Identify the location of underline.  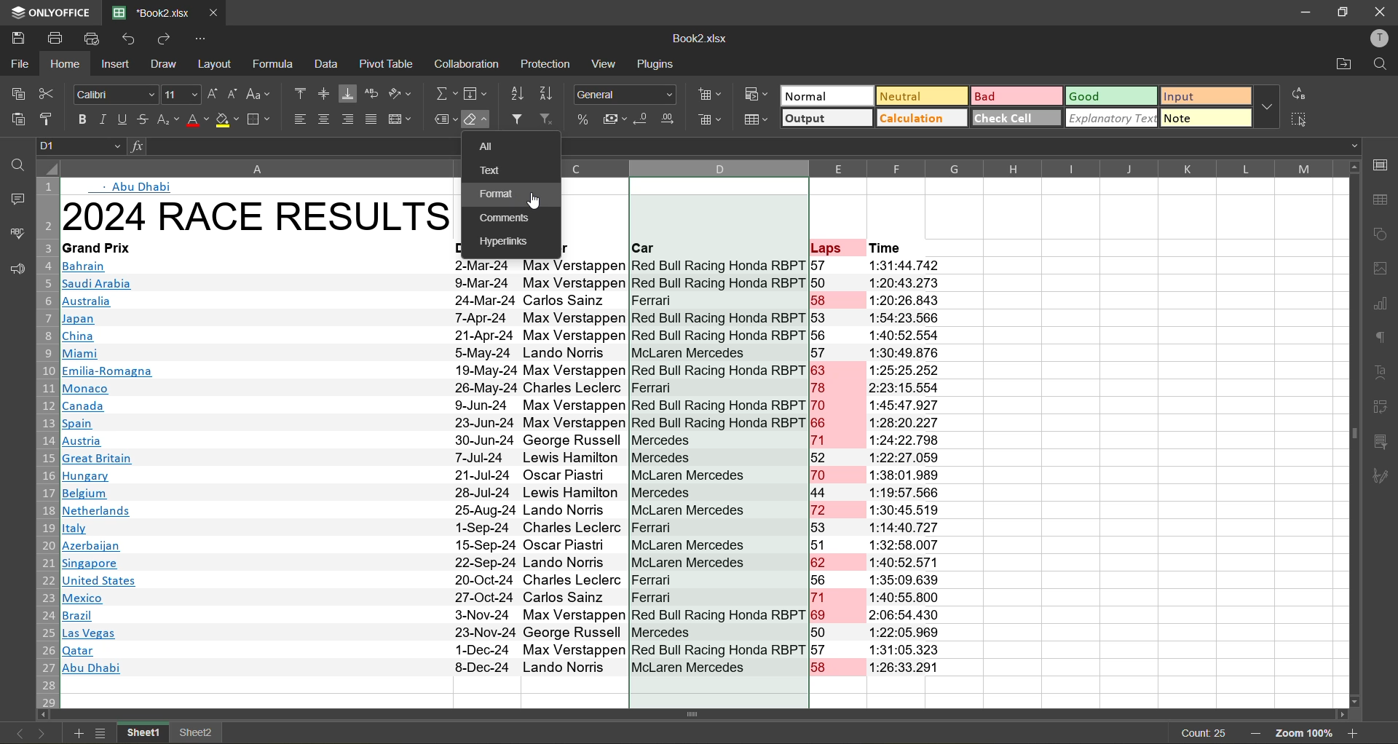
(124, 119).